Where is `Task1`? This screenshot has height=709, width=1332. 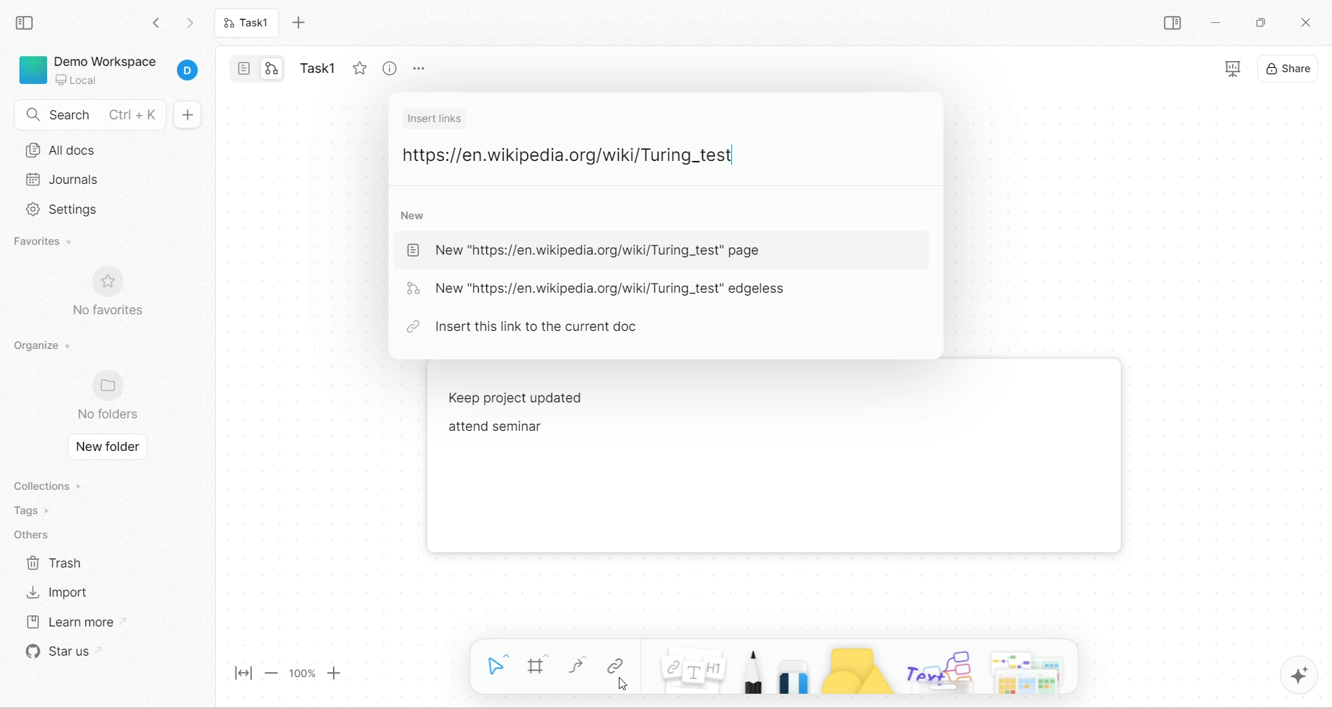 Task1 is located at coordinates (251, 24).